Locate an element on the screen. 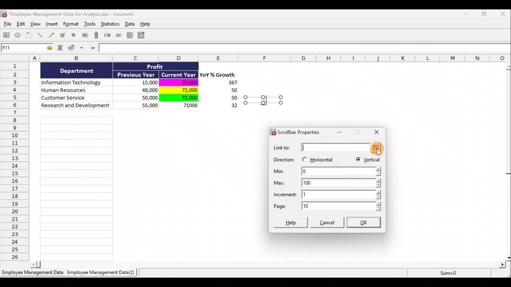  Create an arrow object is located at coordinates (51, 35).